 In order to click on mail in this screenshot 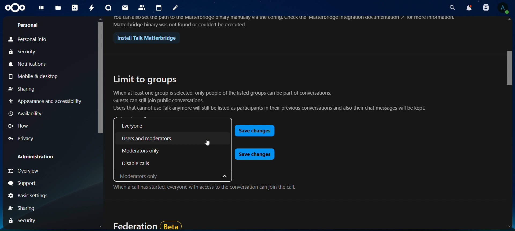, I will do `click(124, 8)`.